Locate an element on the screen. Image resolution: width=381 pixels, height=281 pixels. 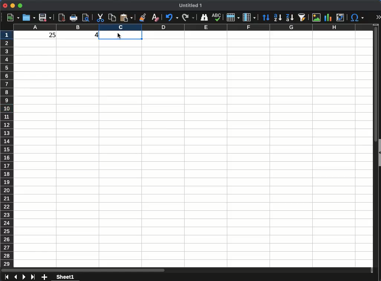
sheet 1 is located at coordinates (65, 277).